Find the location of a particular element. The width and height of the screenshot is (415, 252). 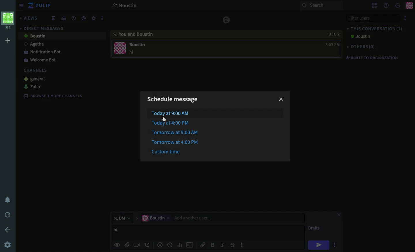

date time is located at coordinates (74, 18).